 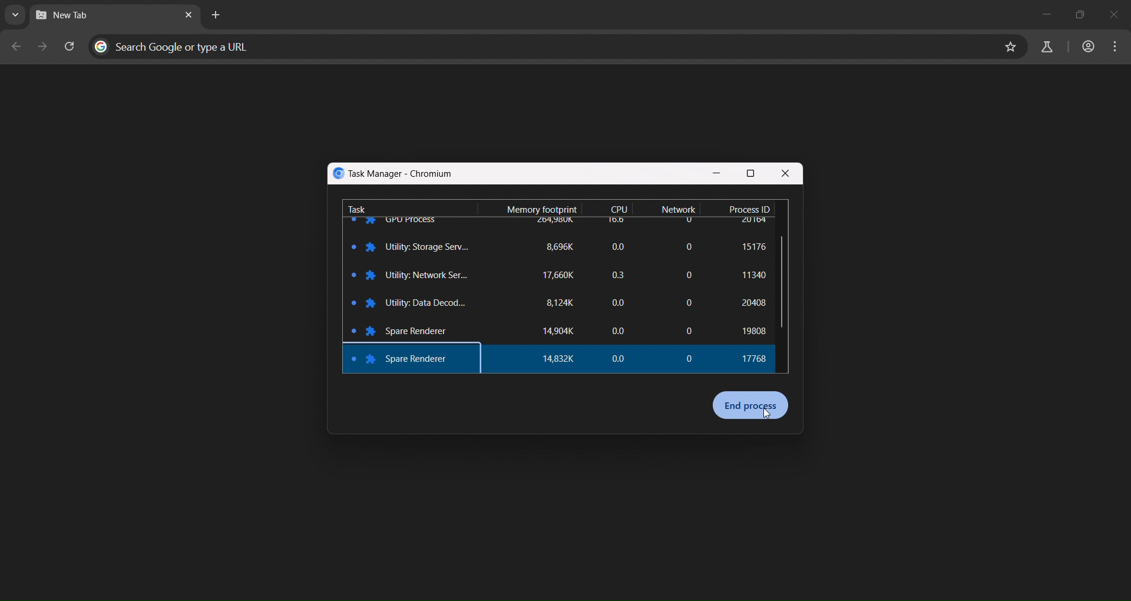 I want to click on close tab, so click(x=189, y=16).